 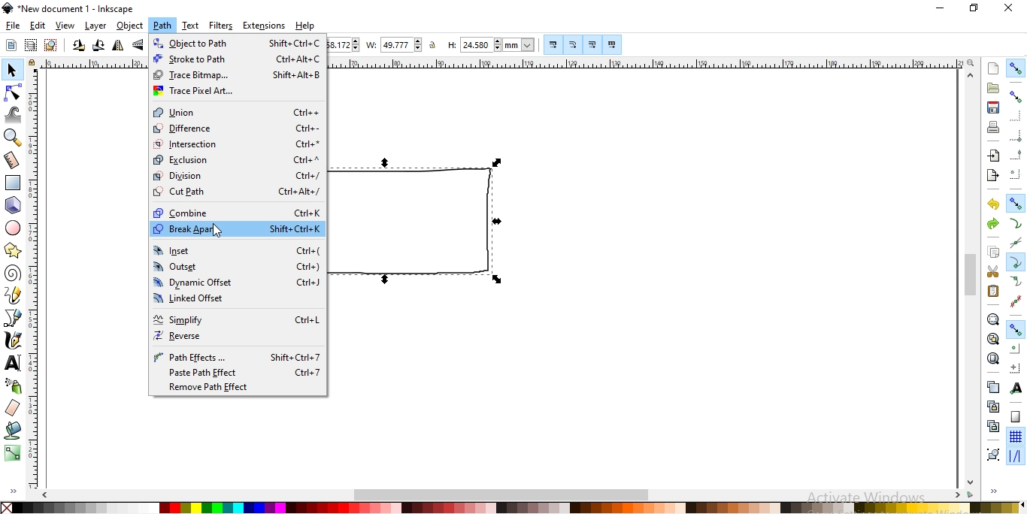 I want to click on intersection, so click(x=238, y=144).